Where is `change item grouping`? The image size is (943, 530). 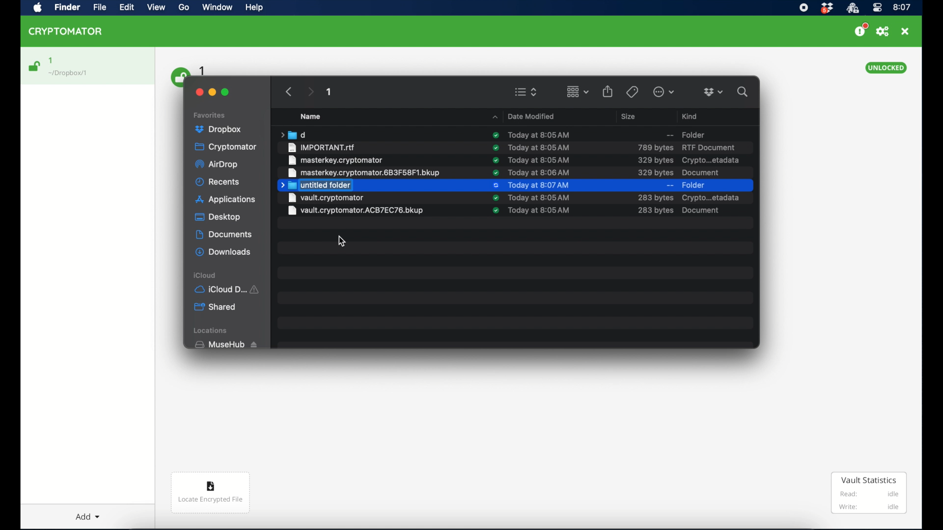 change item grouping is located at coordinates (577, 91).